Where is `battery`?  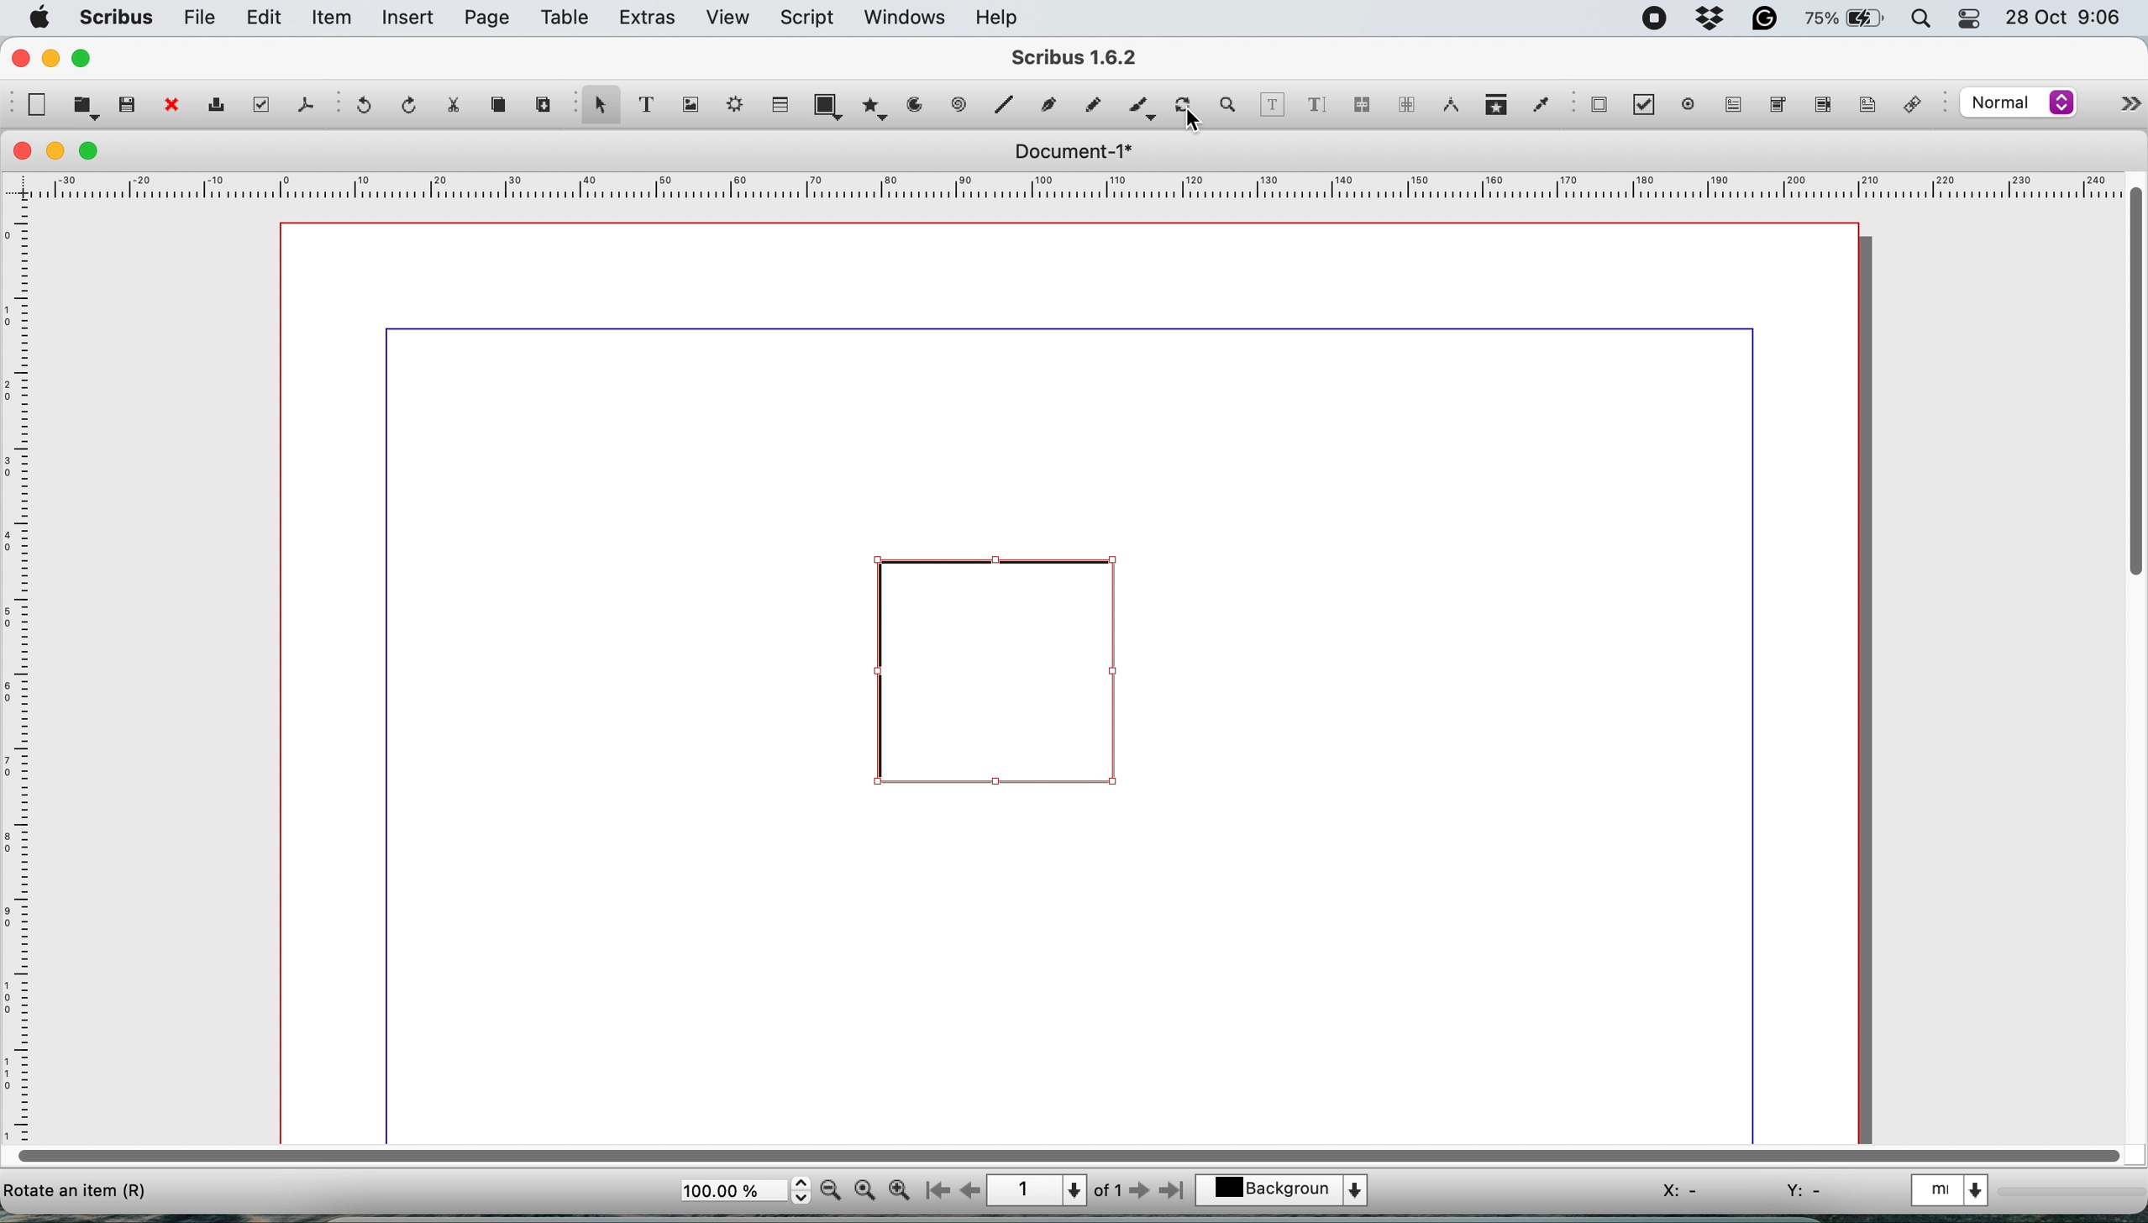
battery is located at coordinates (1841, 20).